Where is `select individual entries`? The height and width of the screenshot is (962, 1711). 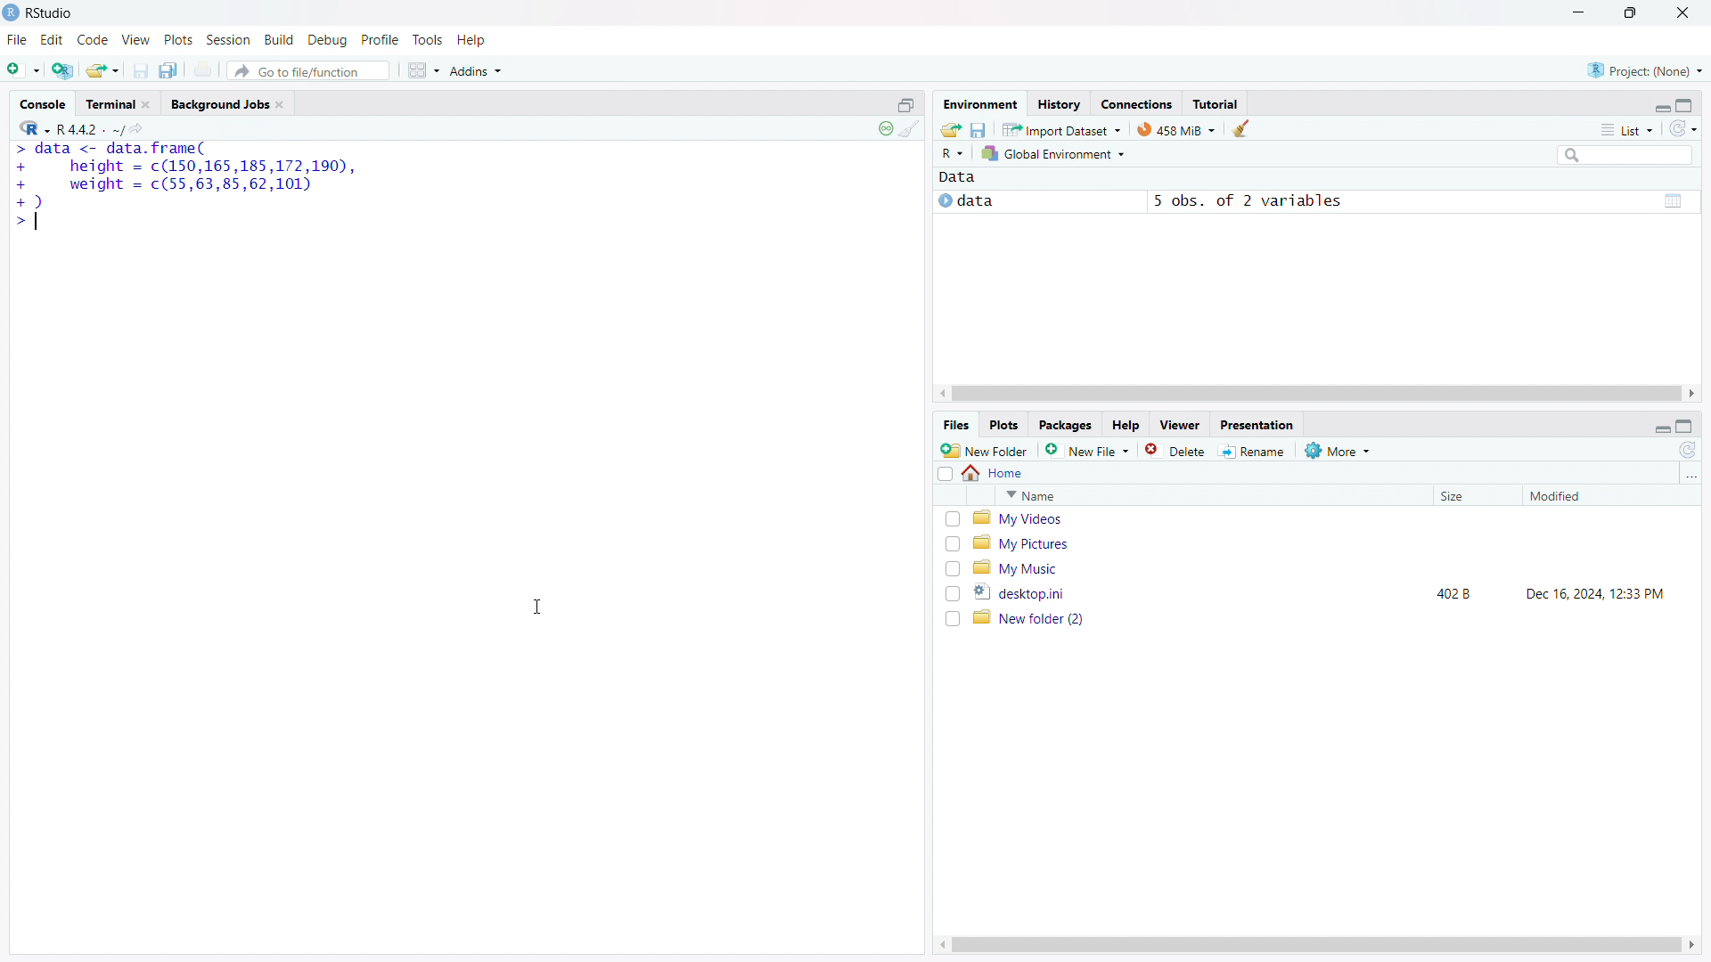
select individual entries is located at coordinates (952, 569).